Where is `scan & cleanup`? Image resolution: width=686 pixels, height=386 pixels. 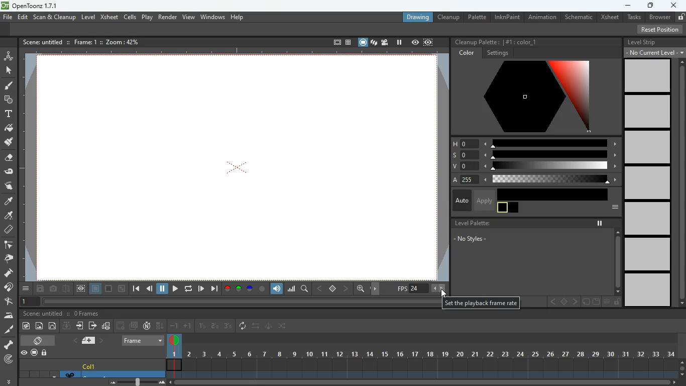
scan & cleanup is located at coordinates (55, 17).